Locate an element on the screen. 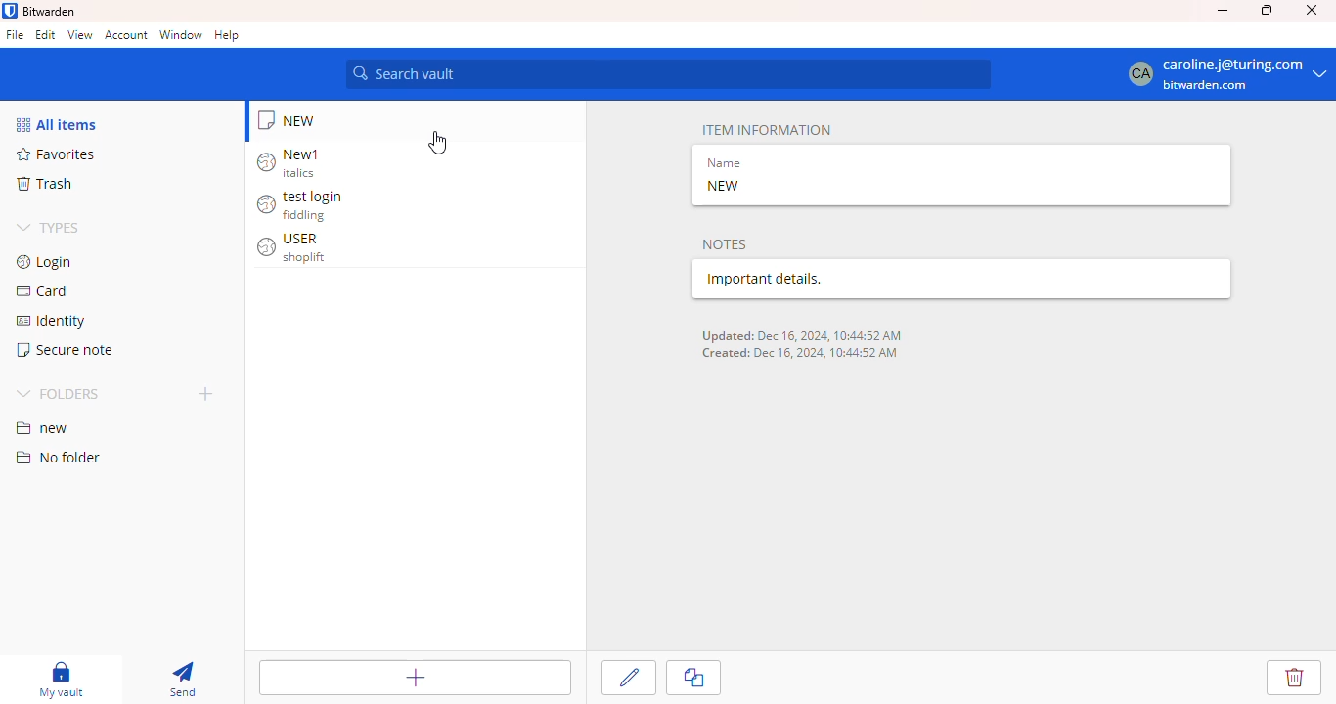  clone is located at coordinates (694, 677).